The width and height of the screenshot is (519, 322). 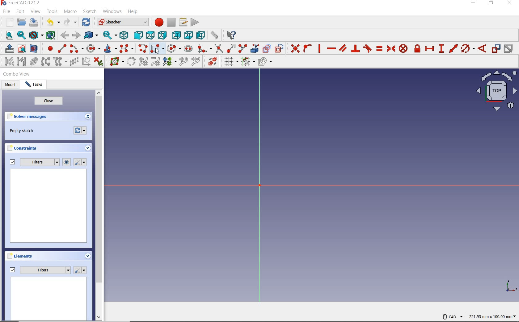 What do you see at coordinates (90, 11) in the screenshot?
I see `sketch` at bounding box center [90, 11].